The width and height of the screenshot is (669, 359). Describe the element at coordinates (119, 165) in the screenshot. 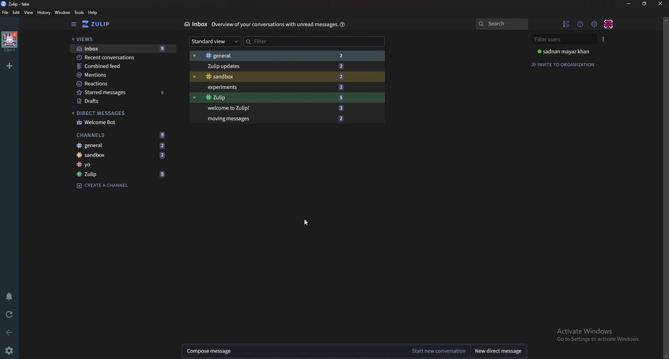

I see `Channel` at that location.